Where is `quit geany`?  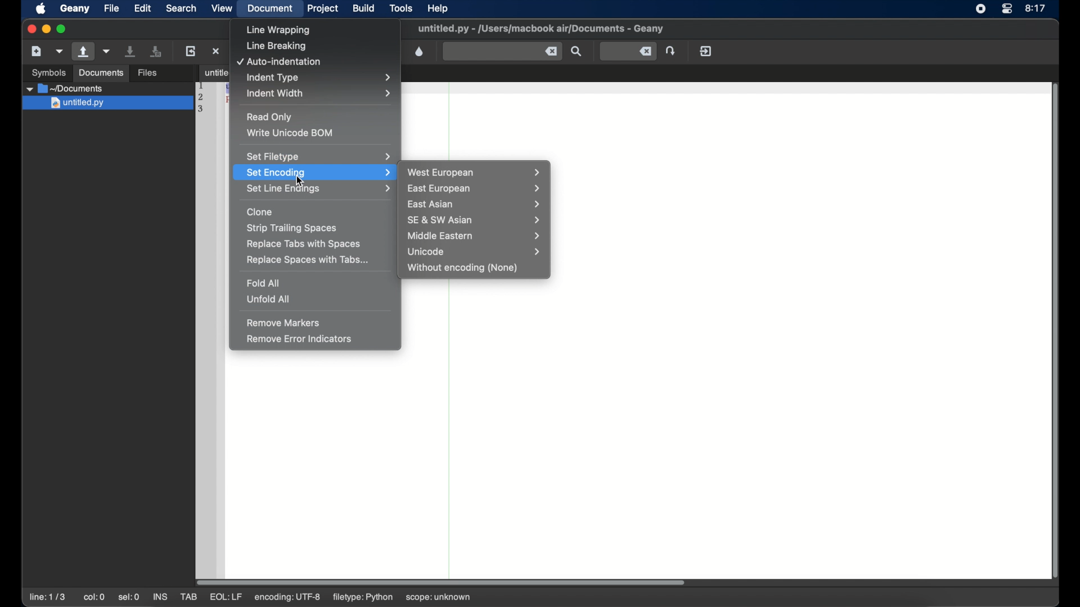
quit geany is located at coordinates (706, 51).